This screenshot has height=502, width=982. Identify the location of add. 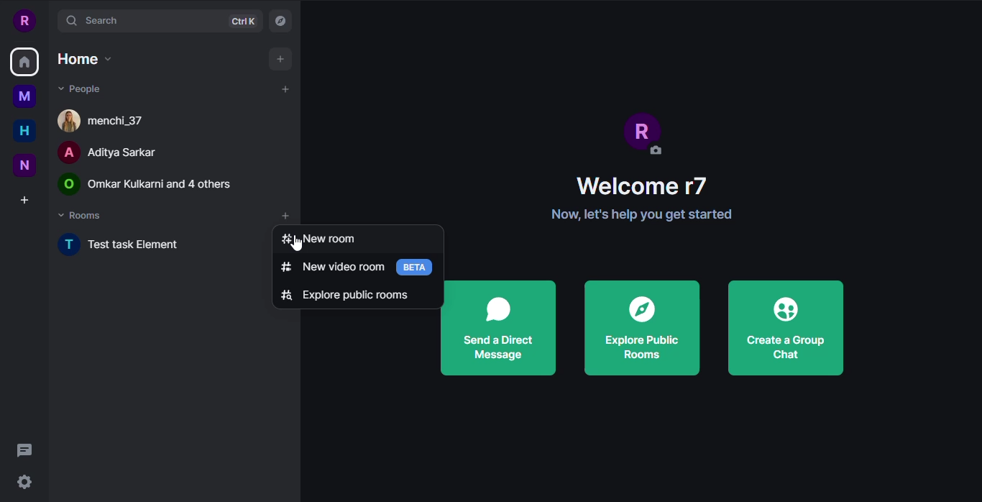
(285, 89).